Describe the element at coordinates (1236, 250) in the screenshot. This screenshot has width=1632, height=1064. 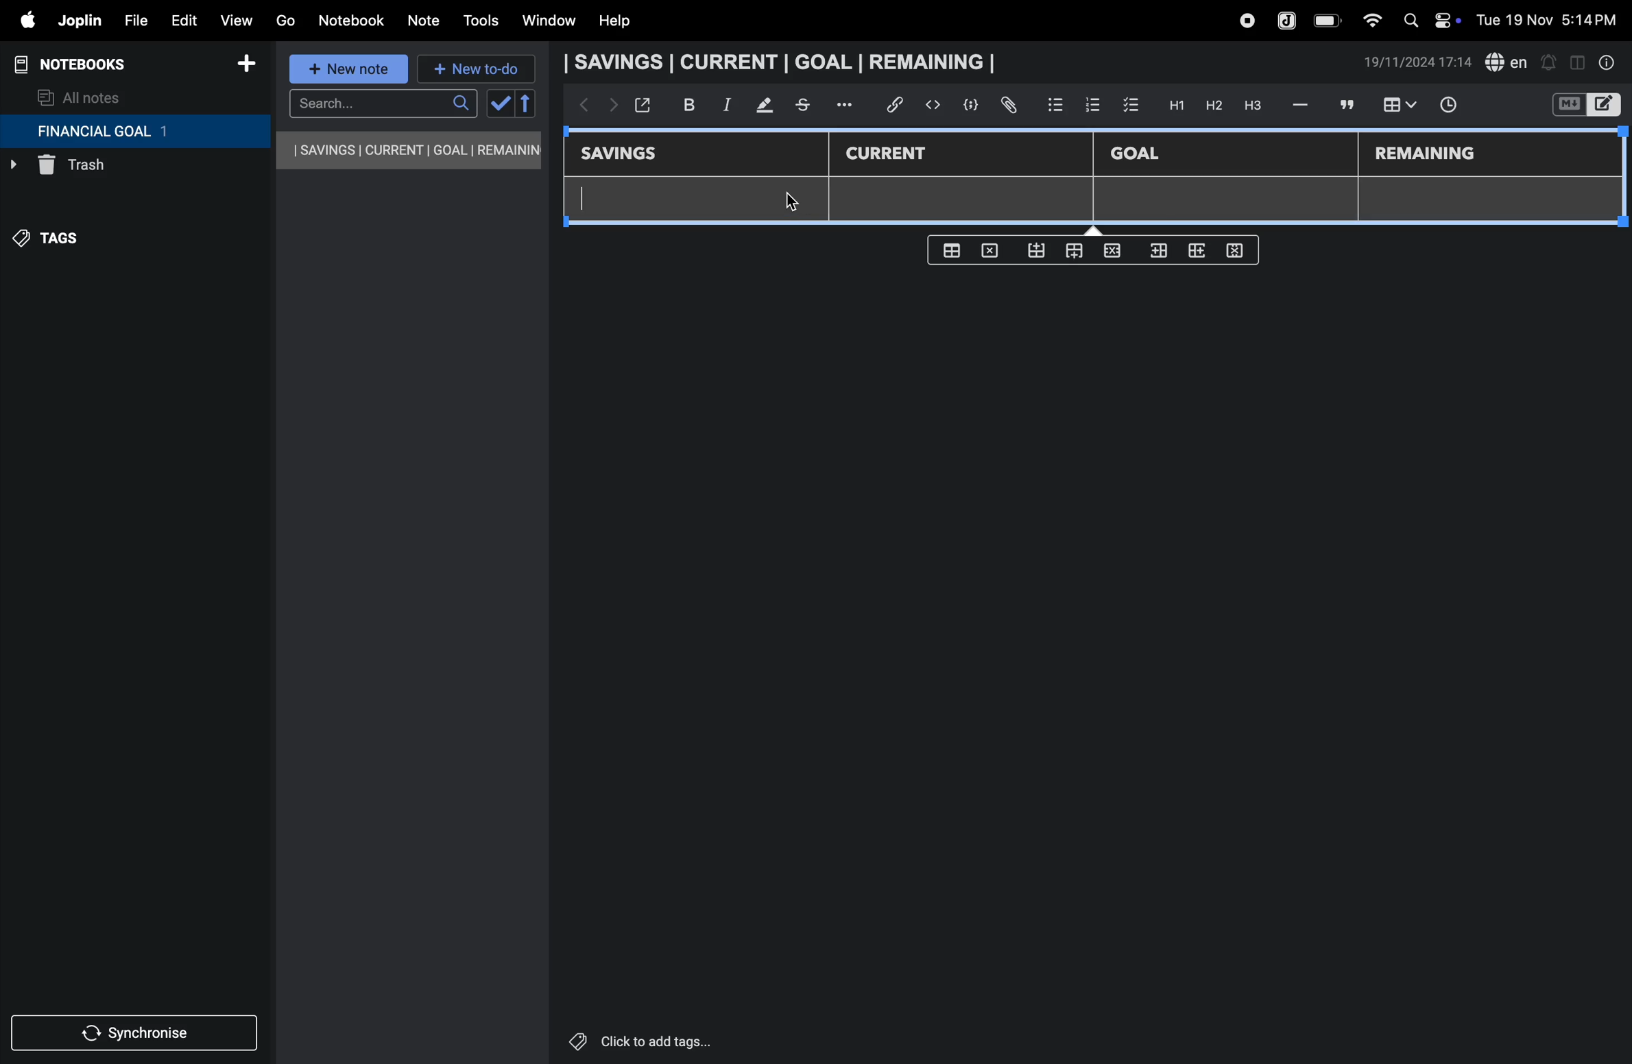
I see `delete rows` at that location.